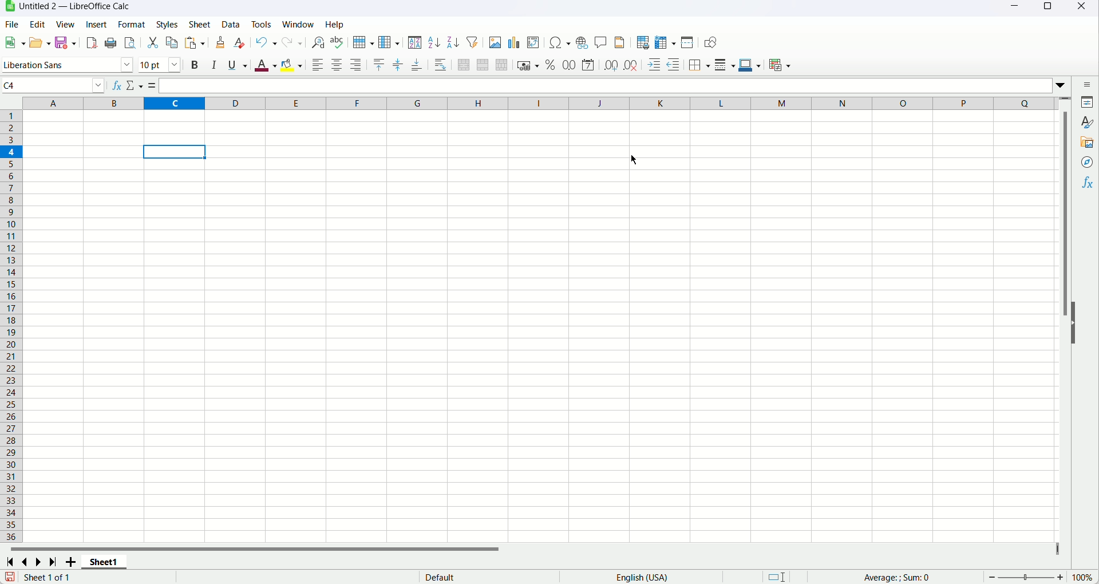 The width and height of the screenshot is (1099, 584). Describe the element at coordinates (266, 66) in the screenshot. I see `Font color` at that location.